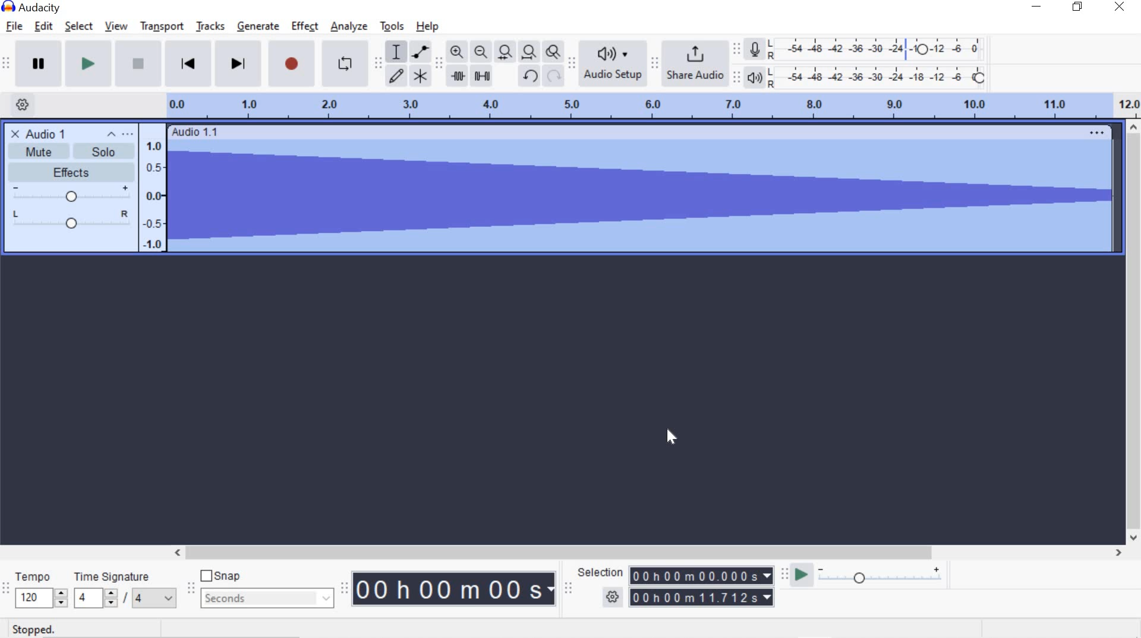  I want to click on Open menu, so click(130, 136).